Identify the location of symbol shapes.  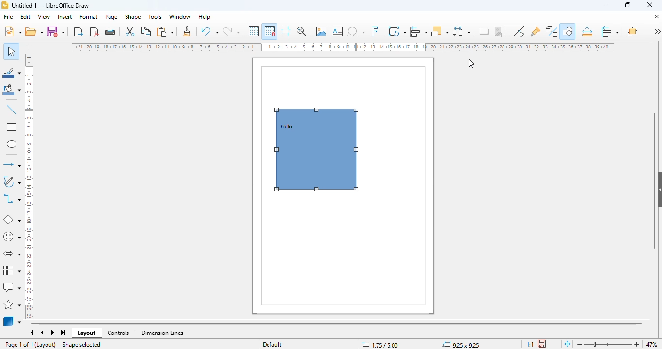
(12, 237).